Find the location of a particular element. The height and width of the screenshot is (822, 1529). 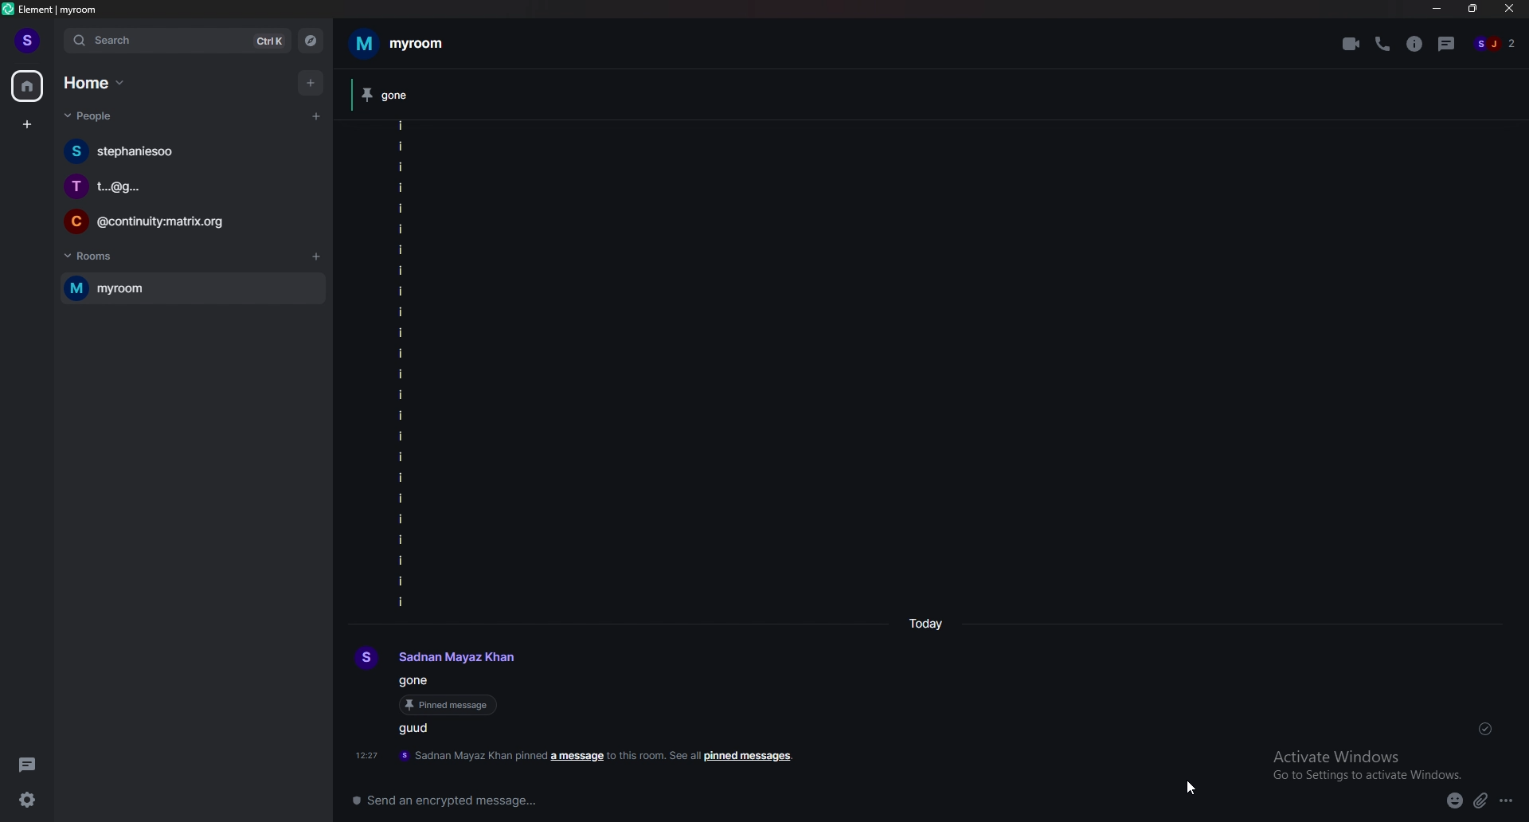

profile is located at coordinates (439, 660).